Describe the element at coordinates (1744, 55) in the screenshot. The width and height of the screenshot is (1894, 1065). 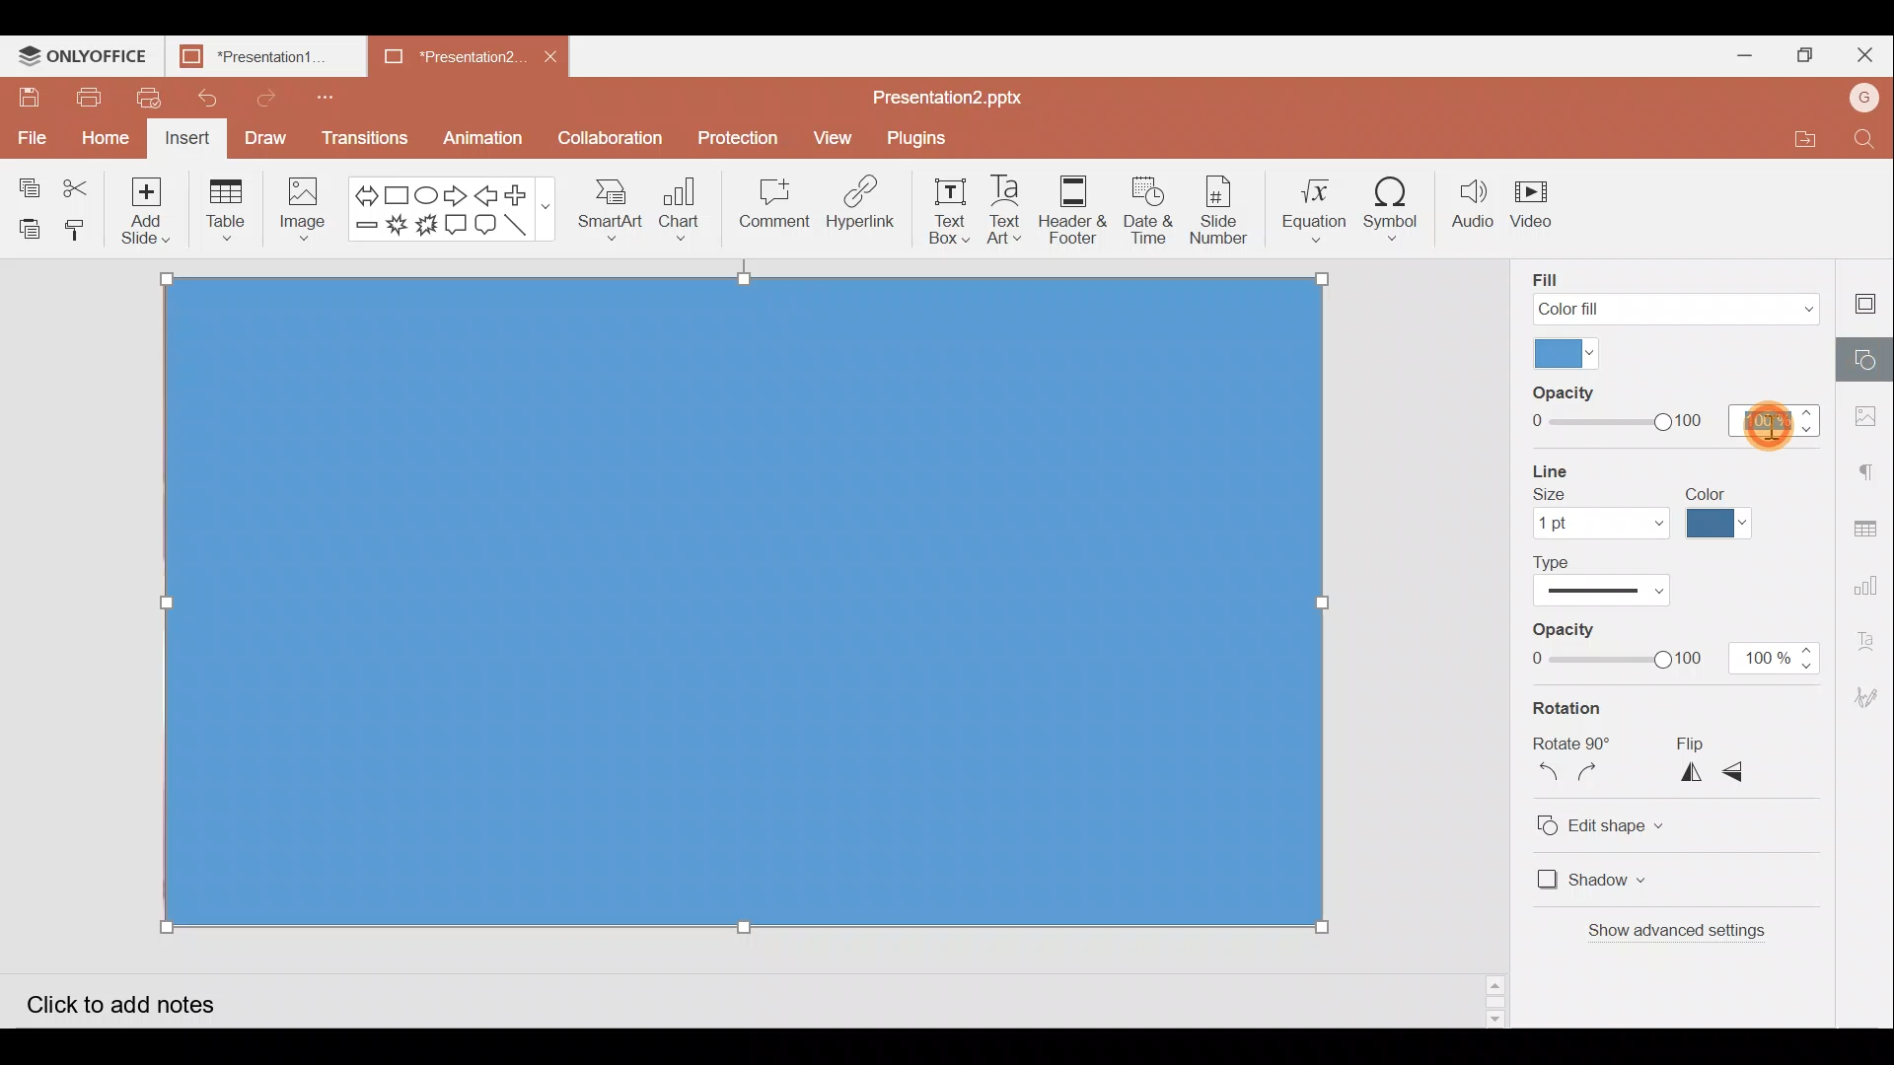
I see `Minimize` at that location.